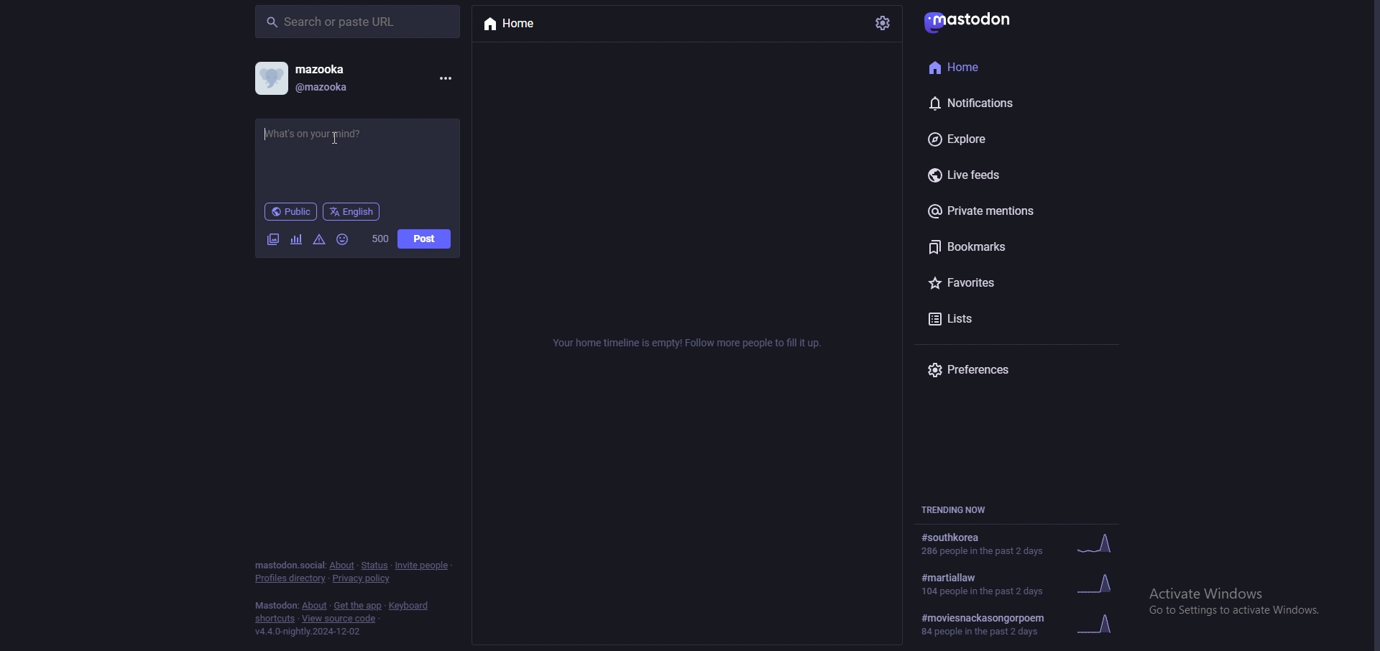 The width and height of the screenshot is (1380, 651). I want to click on favourites, so click(1002, 282).